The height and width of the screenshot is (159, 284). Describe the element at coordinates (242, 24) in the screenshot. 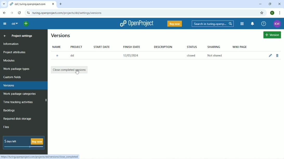

I see `modules` at that location.